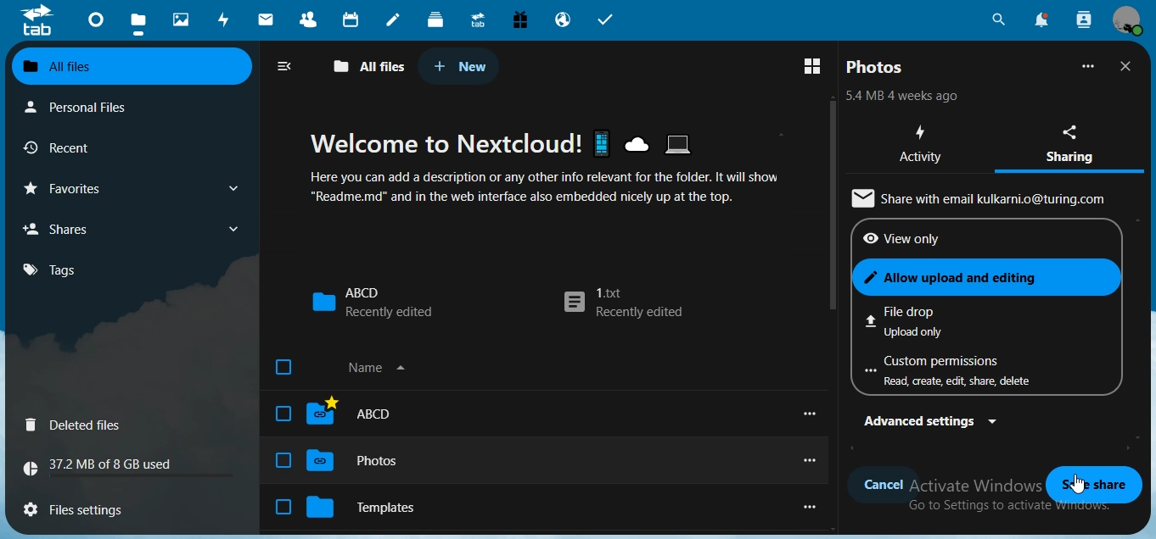  What do you see at coordinates (348, 370) in the screenshot?
I see `name` at bounding box center [348, 370].